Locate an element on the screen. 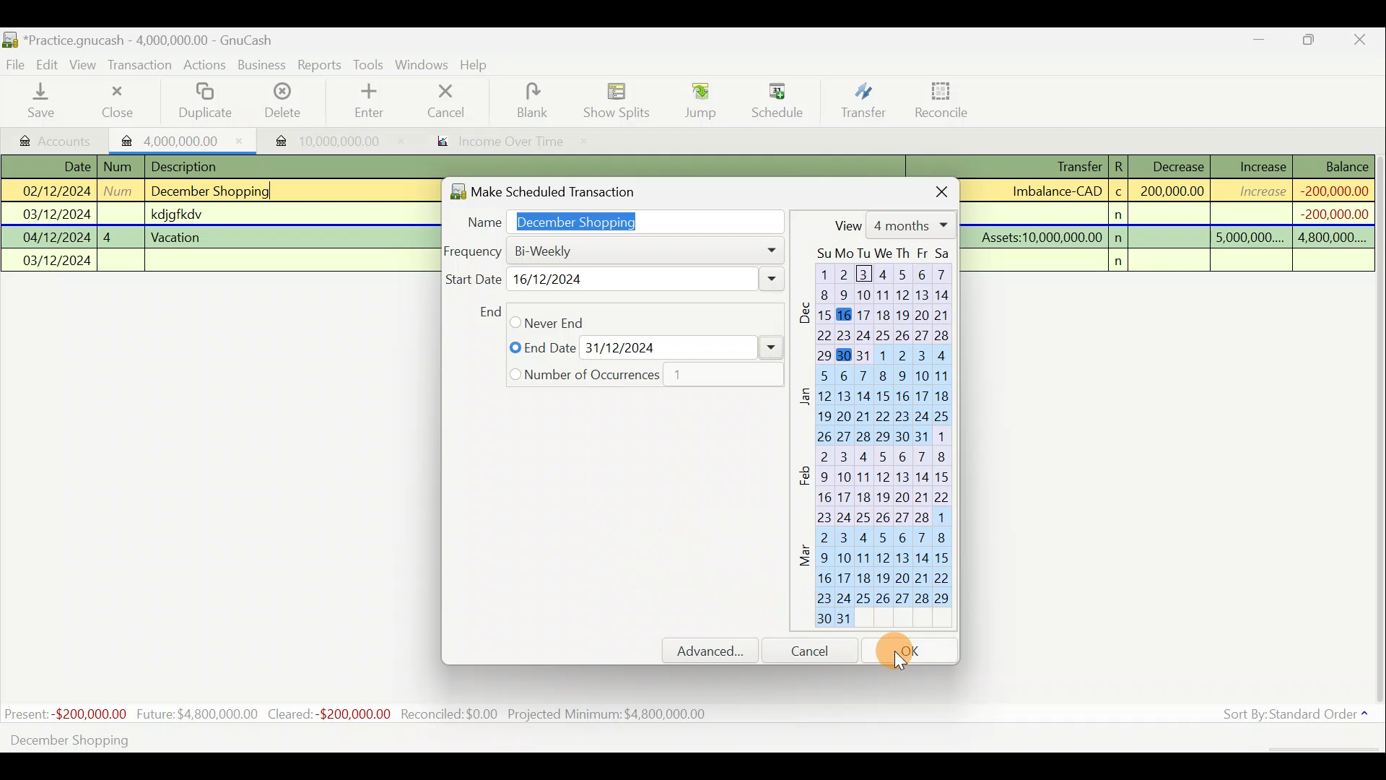 The height and width of the screenshot is (780, 1386). Advanced is located at coordinates (717, 651).